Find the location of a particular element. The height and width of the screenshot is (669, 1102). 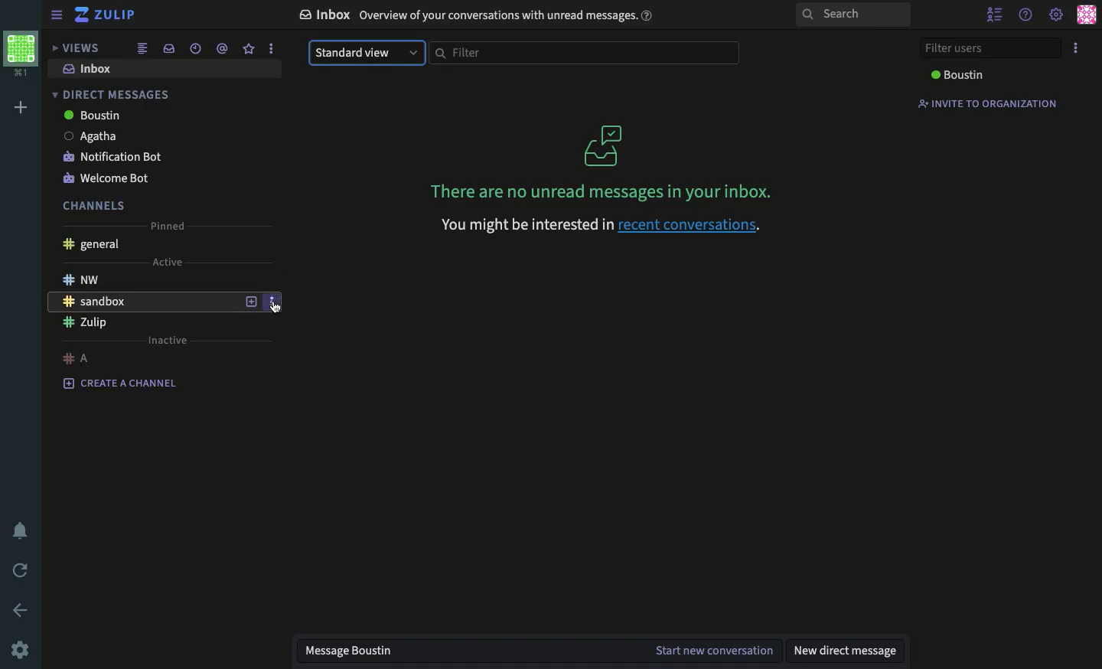

inactive is located at coordinates (168, 341).